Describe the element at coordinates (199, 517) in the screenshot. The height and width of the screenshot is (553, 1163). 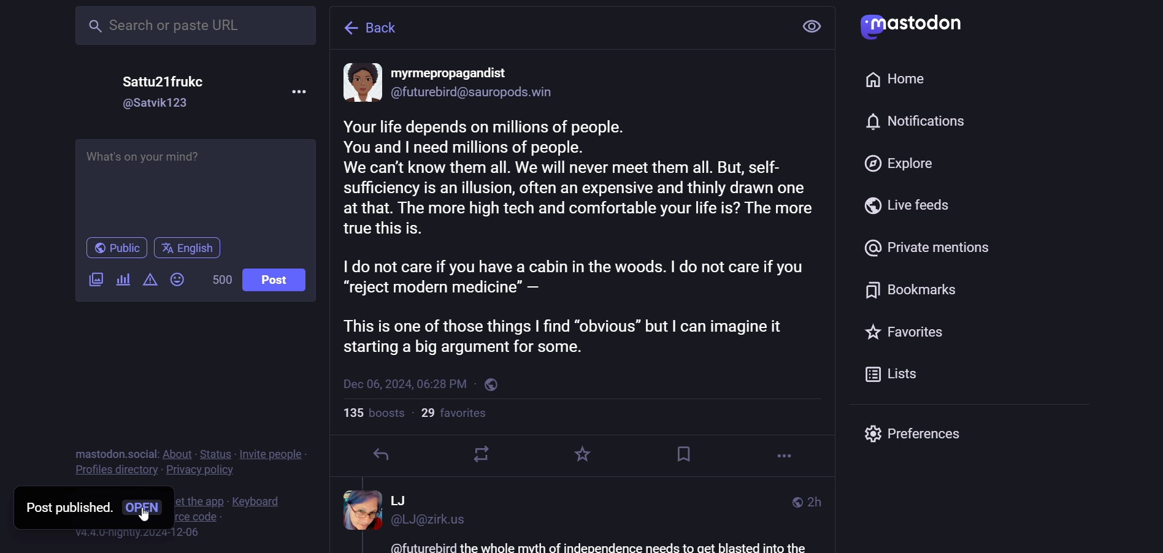
I see `source code` at that location.